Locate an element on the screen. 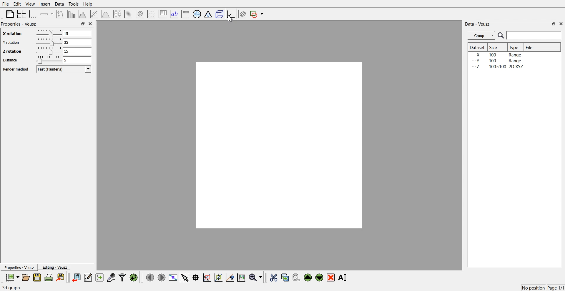 The width and height of the screenshot is (565, 291). Edit and enter new dataset is located at coordinates (88, 277).